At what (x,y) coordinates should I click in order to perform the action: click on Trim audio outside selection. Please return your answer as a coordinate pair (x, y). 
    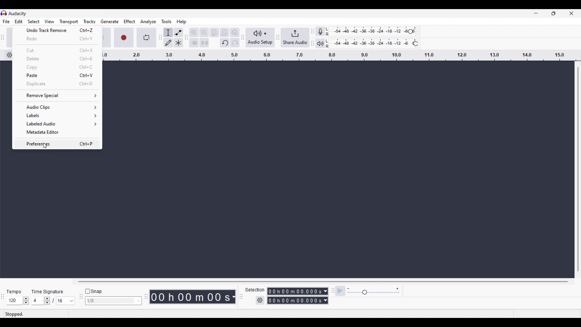
    Looking at the image, I should click on (194, 42).